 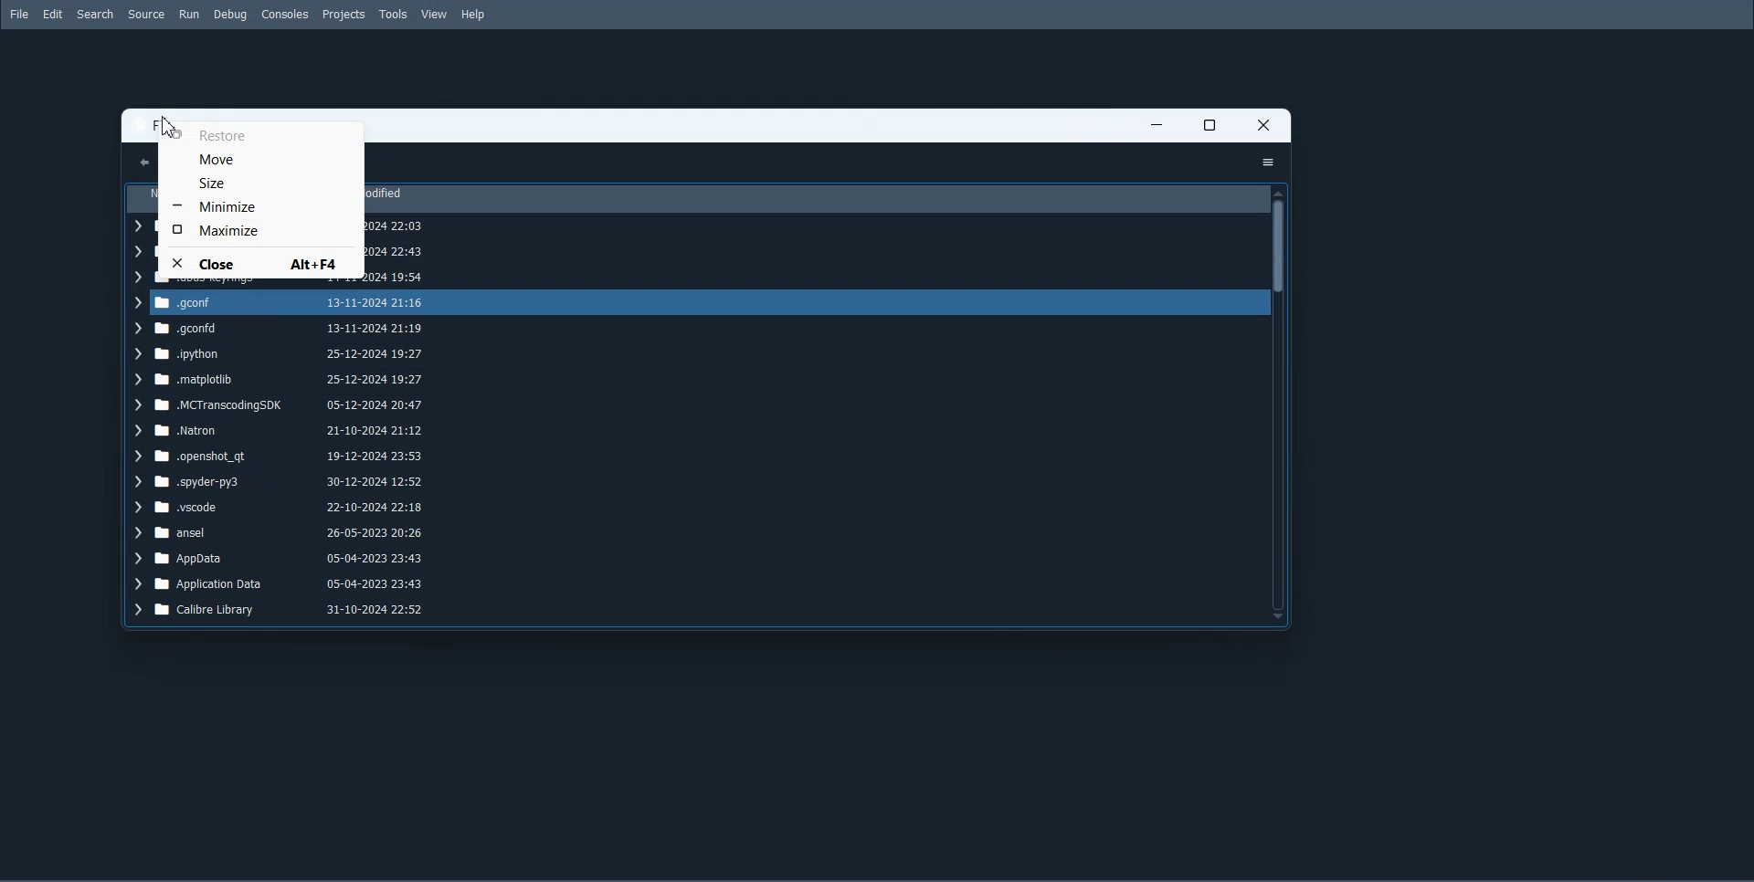 What do you see at coordinates (1157, 126) in the screenshot?
I see `Minimize` at bounding box center [1157, 126].